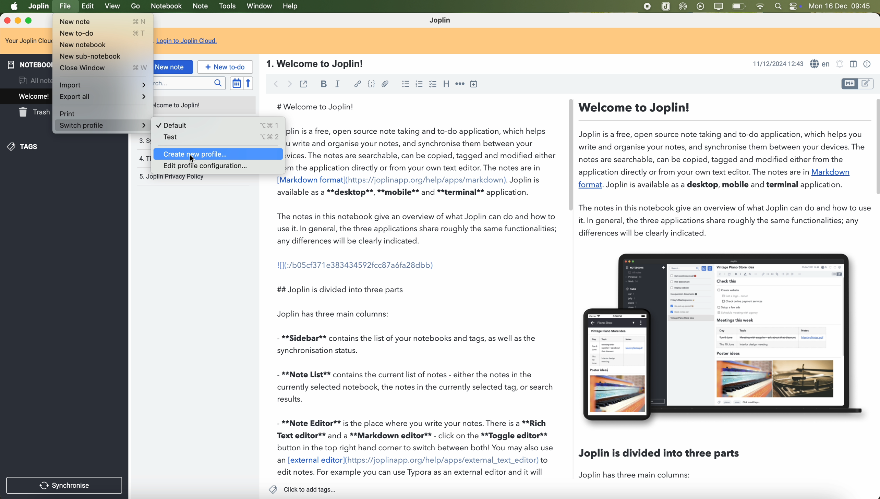 Image resolution: width=880 pixels, height=499 pixels. What do you see at coordinates (853, 64) in the screenshot?
I see `toggle editors layout` at bounding box center [853, 64].